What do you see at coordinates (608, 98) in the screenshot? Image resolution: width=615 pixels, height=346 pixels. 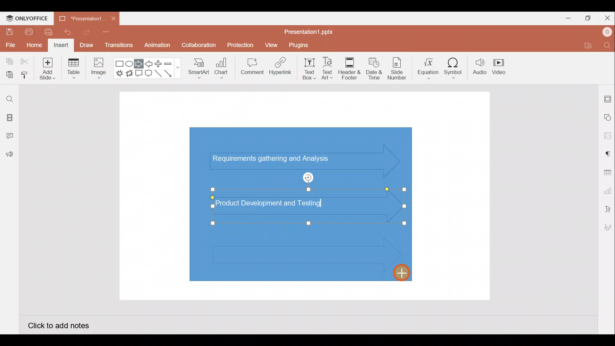 I see `Slide settings` at bounding box center [608, 98].